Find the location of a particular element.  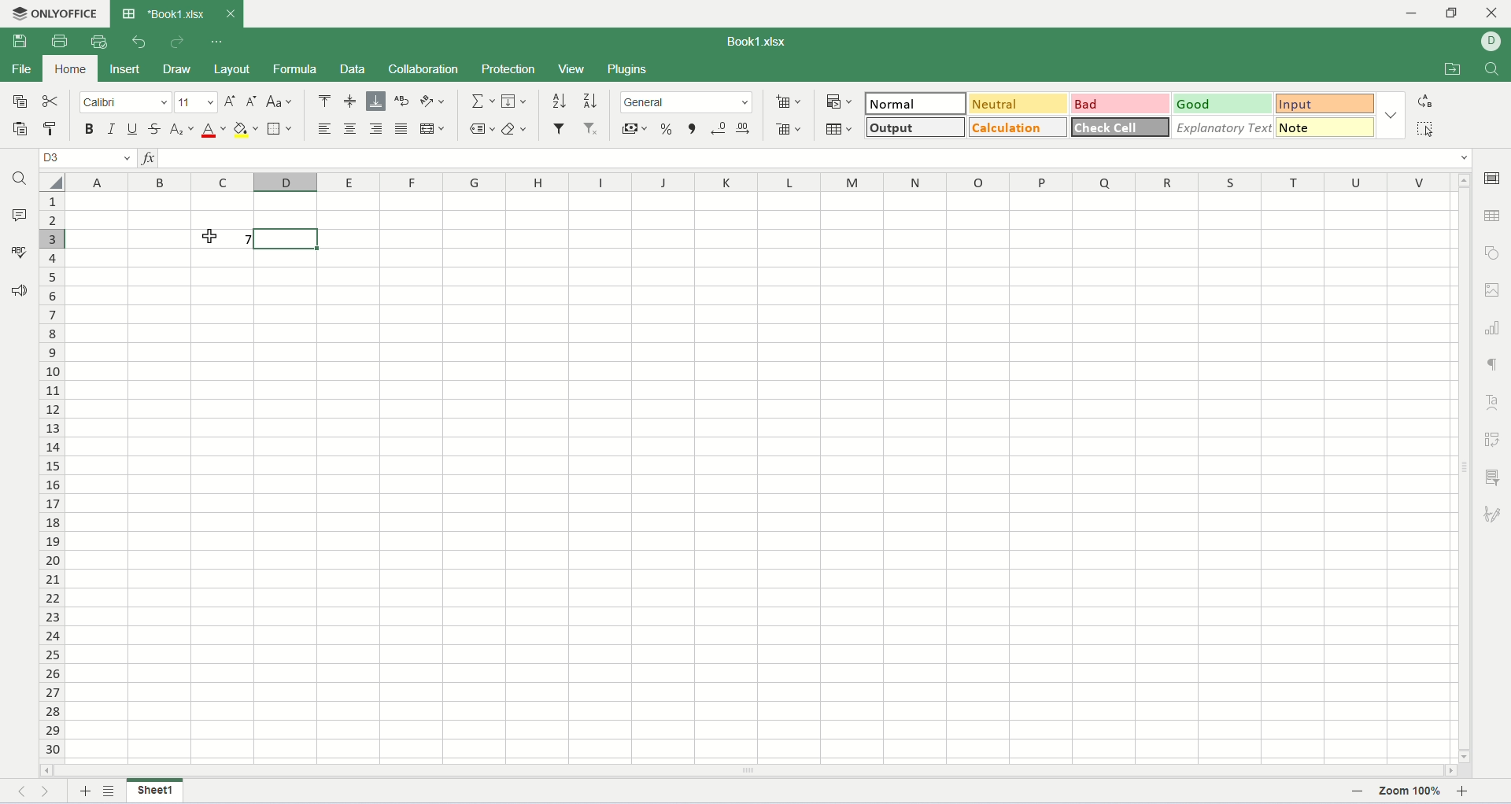

input is located at coordinates (1325, 103).